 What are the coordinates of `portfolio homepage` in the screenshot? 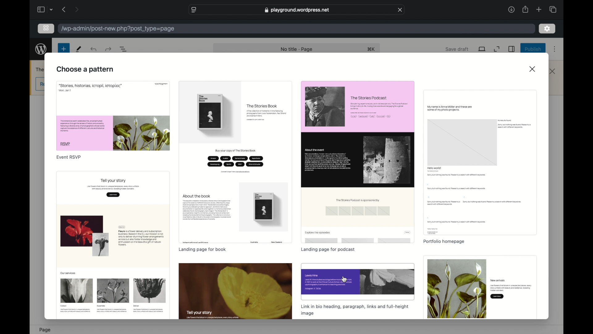 It's located at (445, 242).